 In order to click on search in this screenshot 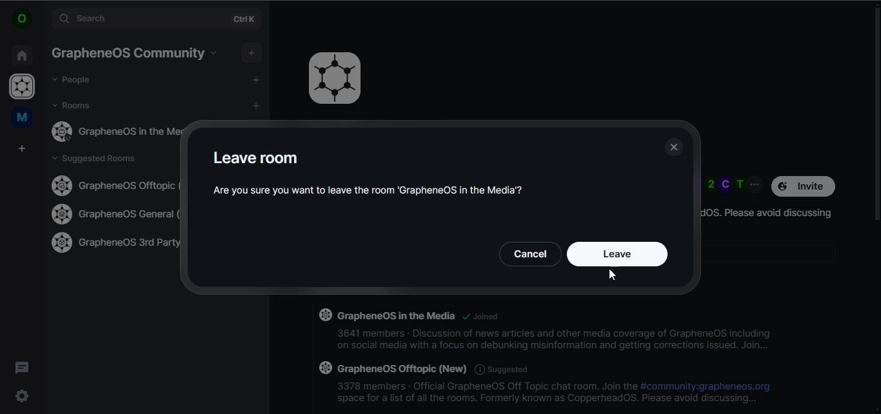, I will do `click(140, 19)`.